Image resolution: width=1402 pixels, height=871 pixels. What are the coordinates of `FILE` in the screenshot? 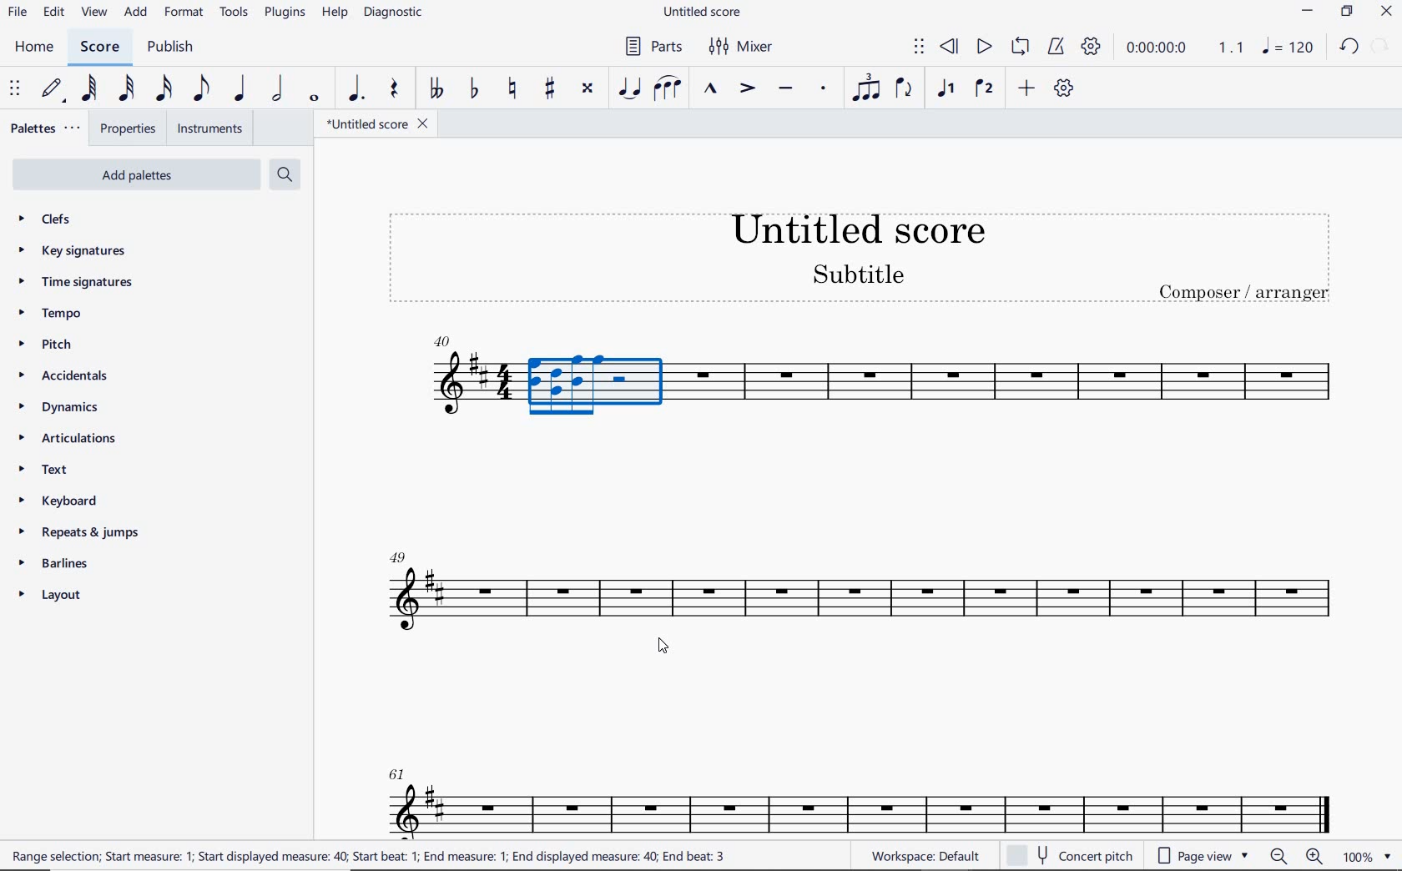 It's located at (18, 13).